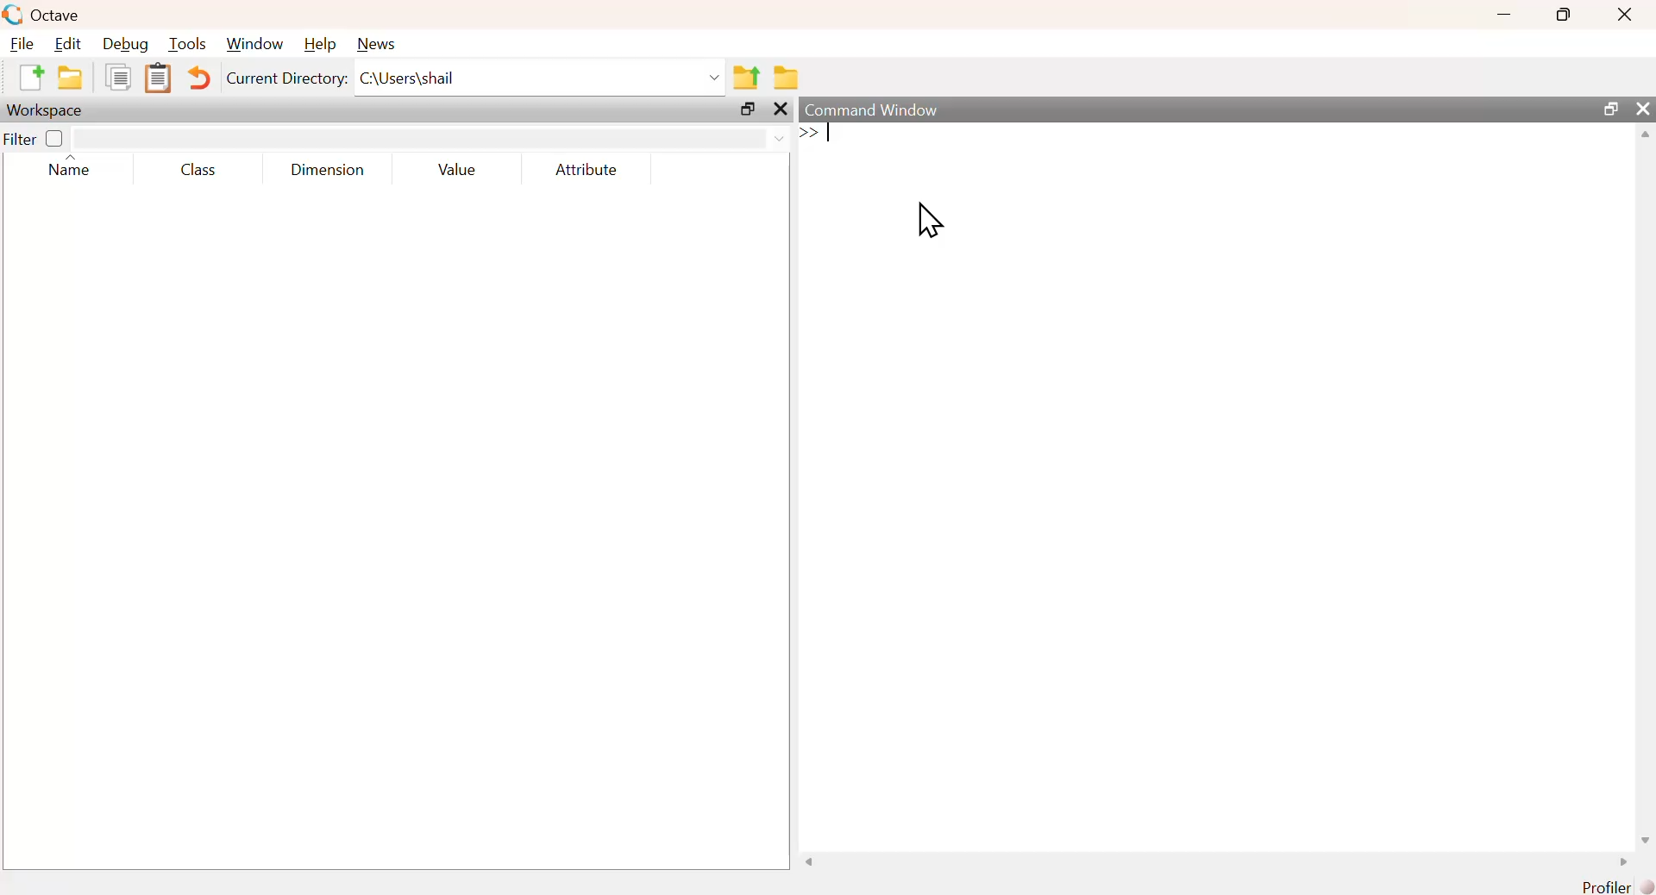 Image resolution: width=1656 pixels, height=895 pixels. Describe the element at coordinates (749, 78) in the screenshot. I see `one directory up` at that location.